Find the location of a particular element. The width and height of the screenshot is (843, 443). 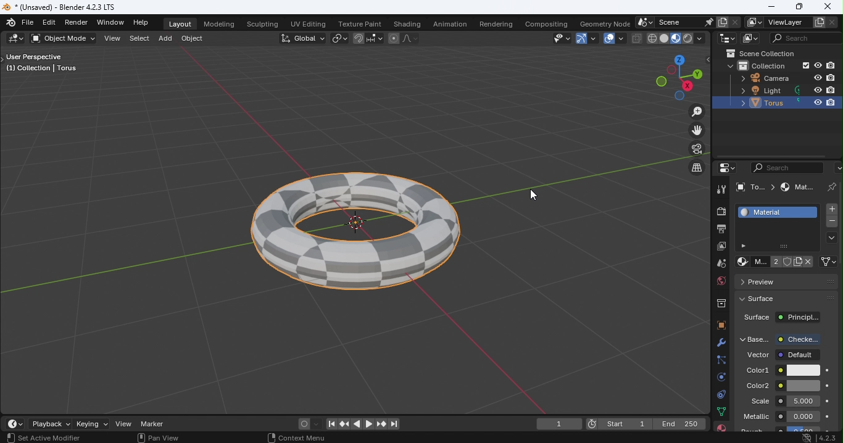

Remove material slot is located at coordinates (831, 223).